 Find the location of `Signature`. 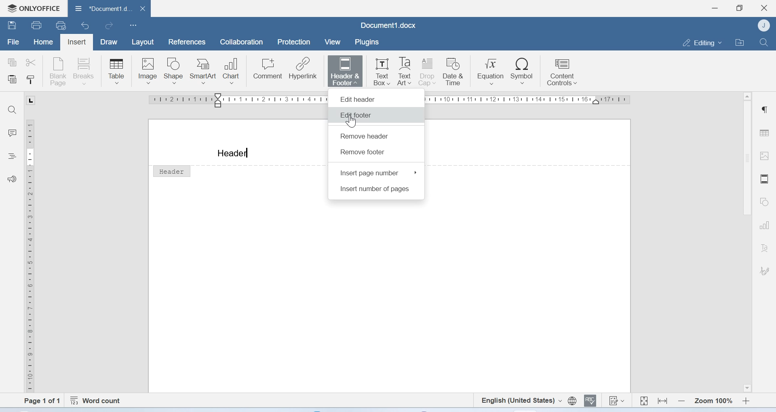

Signature is located at coordinates (764, 270).